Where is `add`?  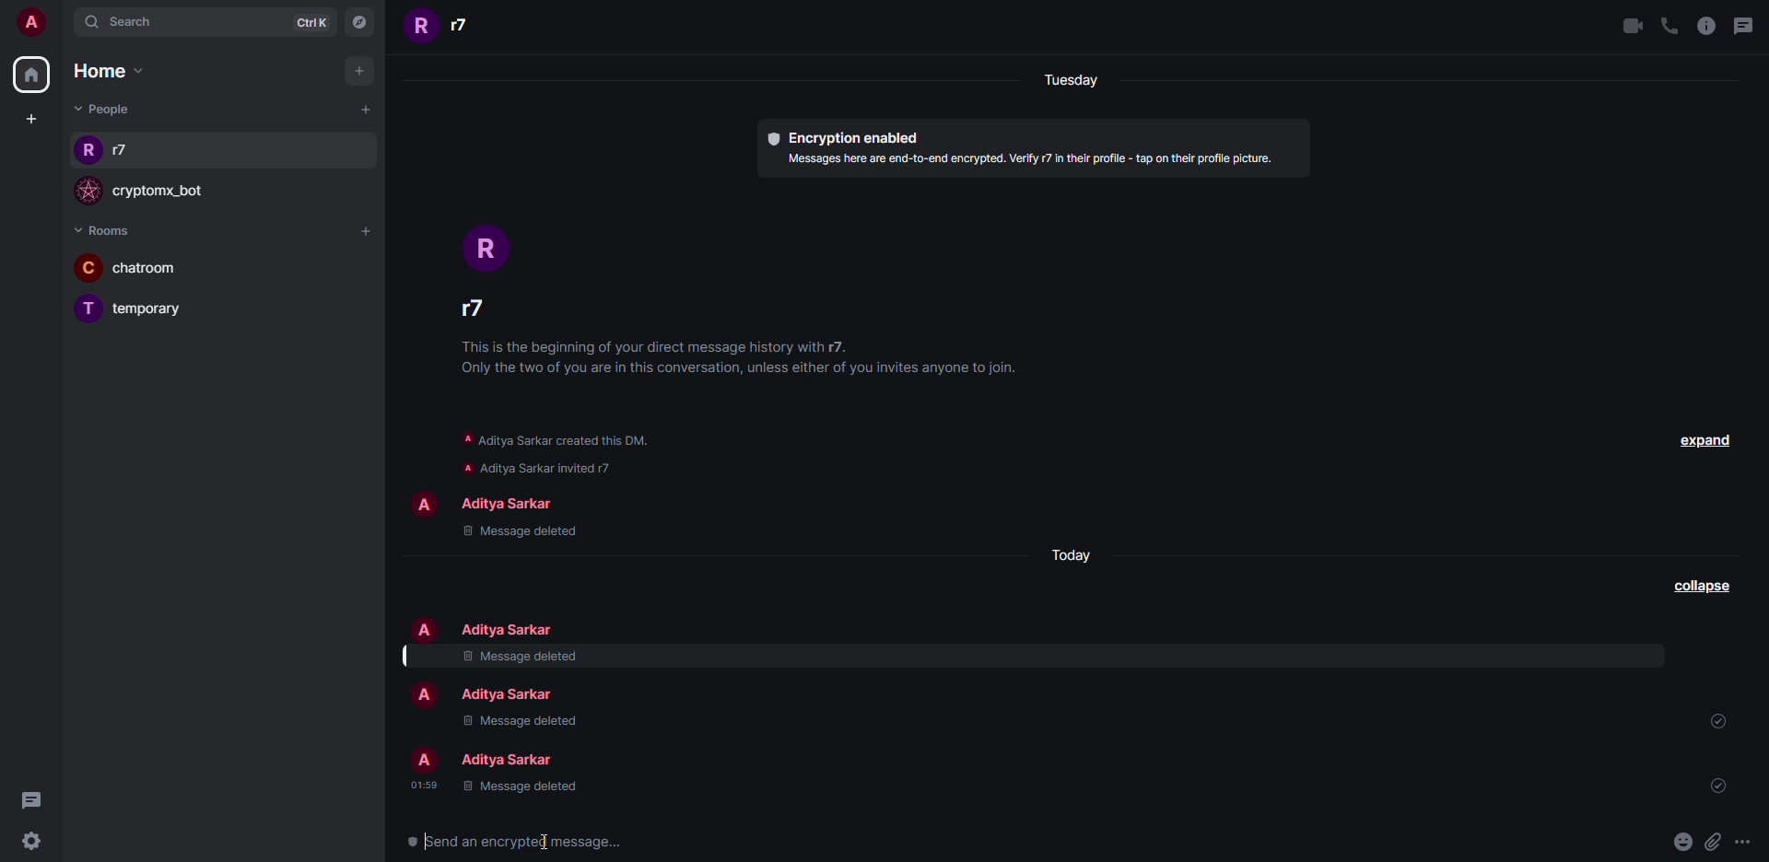
add is located at coordinates (365, 111).